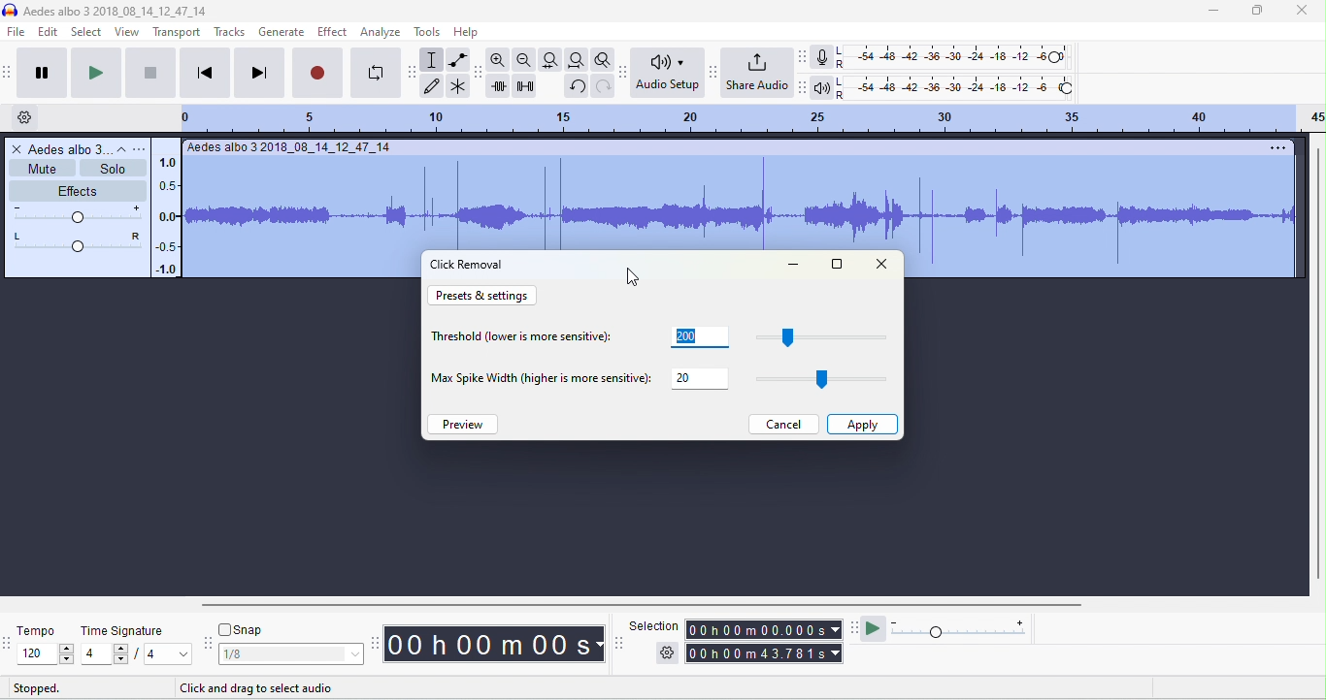 The width and height of the screenshot is (1326, 700). What do you see at coordinates (883, 263) in the screenshot?
I see `close` at bounding box center [883, 263].